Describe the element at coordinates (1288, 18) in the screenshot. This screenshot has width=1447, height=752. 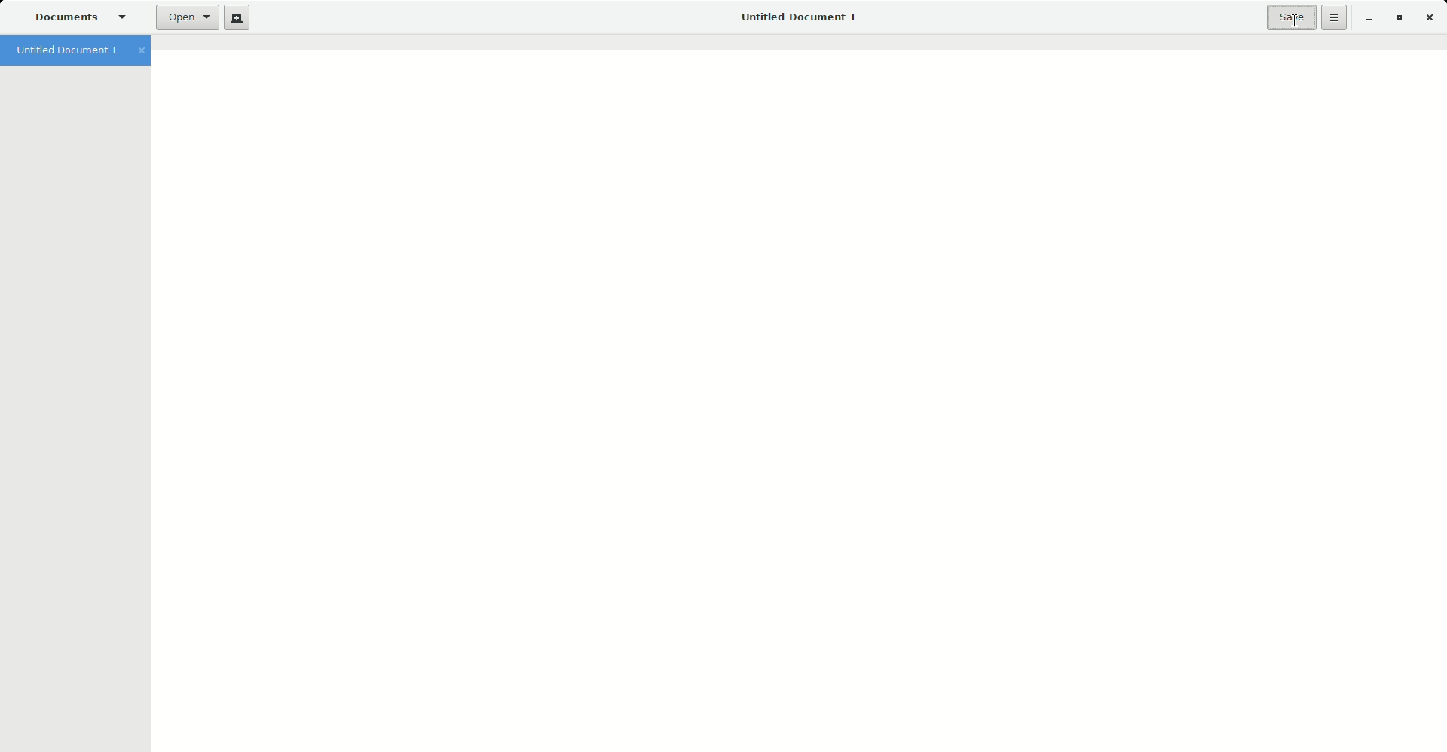
I see `Save` at that location.